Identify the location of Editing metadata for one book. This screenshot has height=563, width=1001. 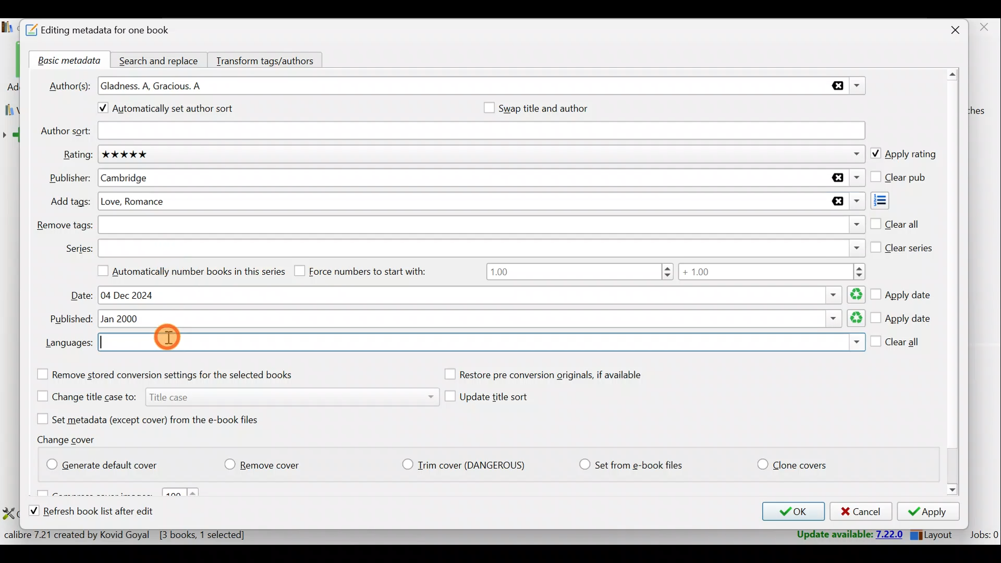
(111, 31).